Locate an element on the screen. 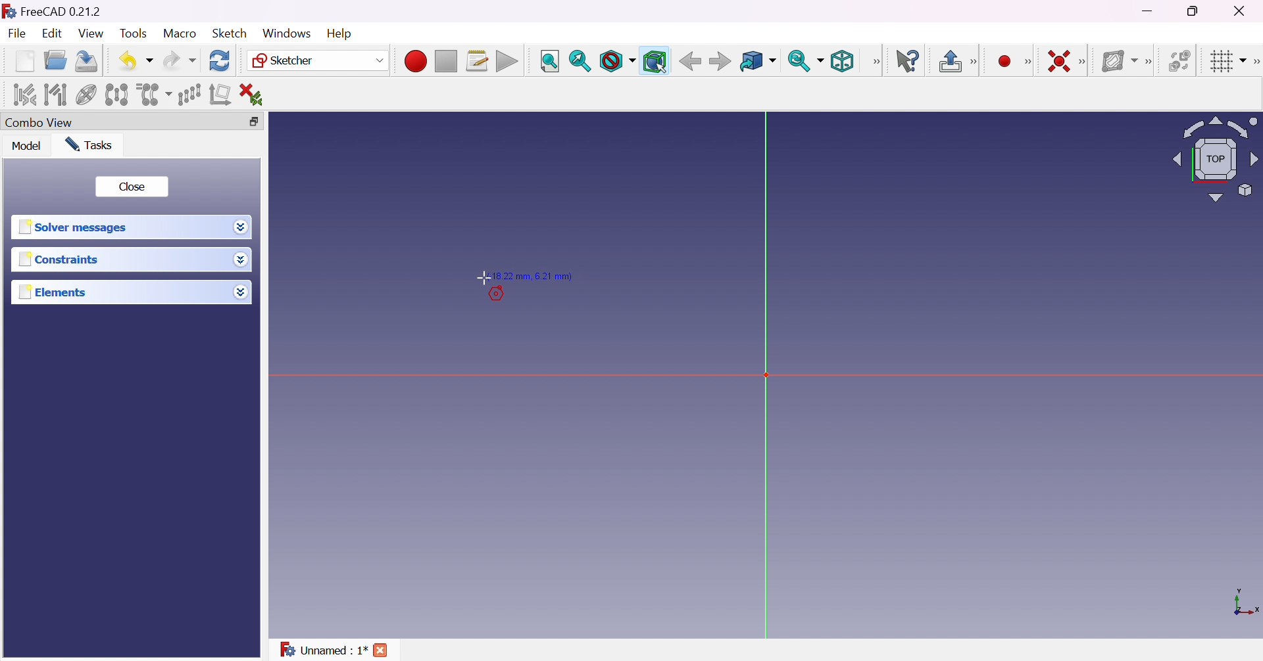 Image resolution: width=1263 pixels, height=661 pixels. Execute macro is located at coordinates (507, 62).